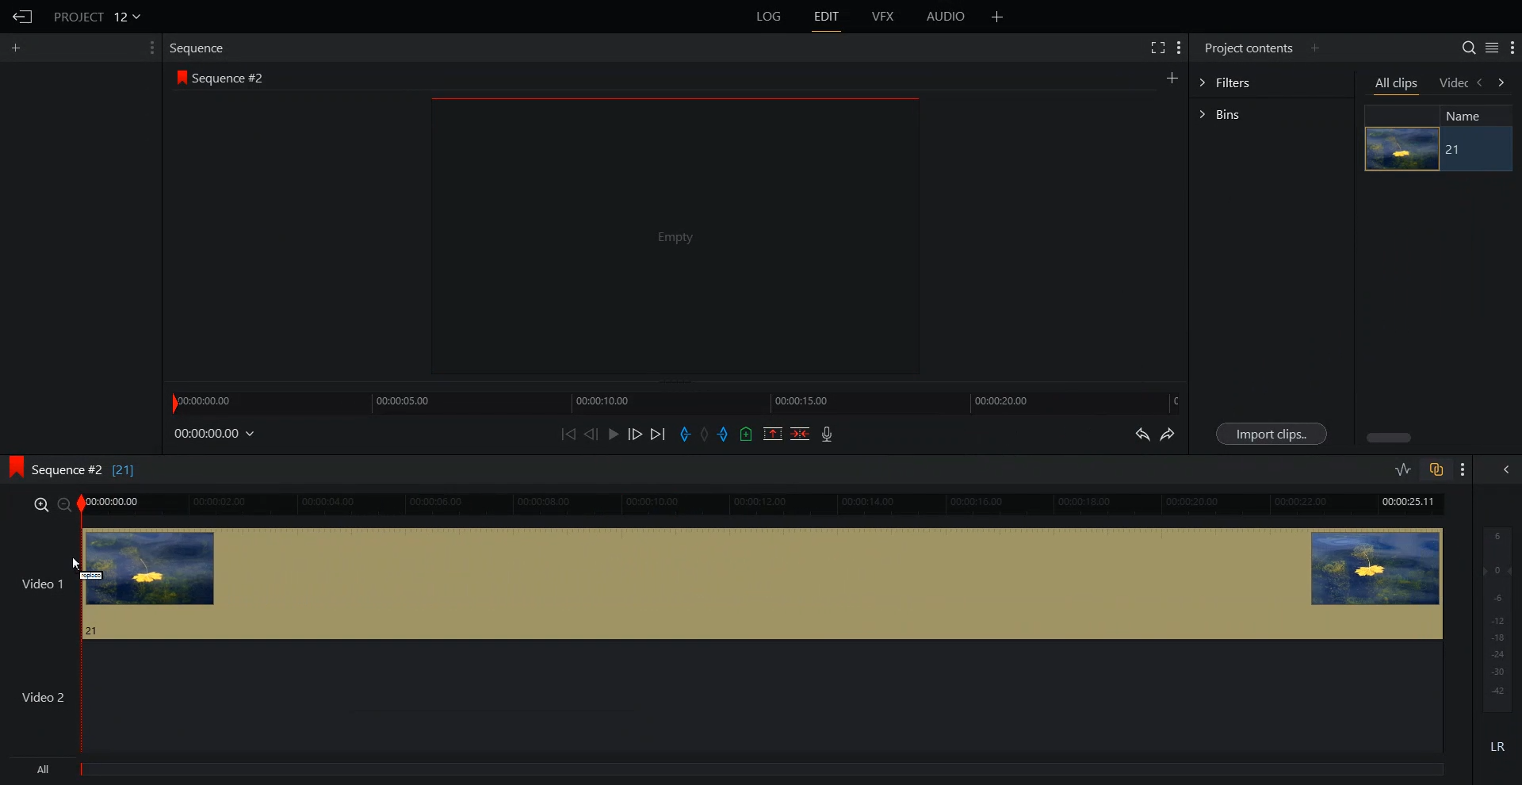 The image size is (1522, 785). I want to click on Sequence, so click(201, 48).